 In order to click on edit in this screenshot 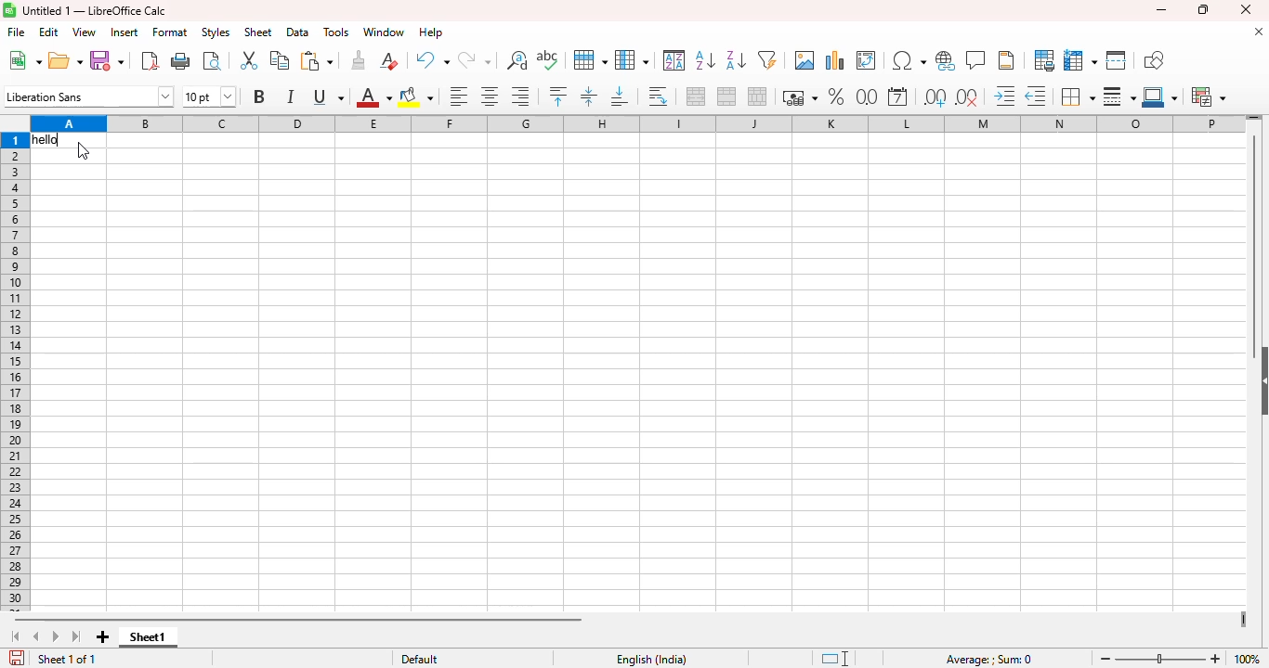, I will do `click(48, 32)`.